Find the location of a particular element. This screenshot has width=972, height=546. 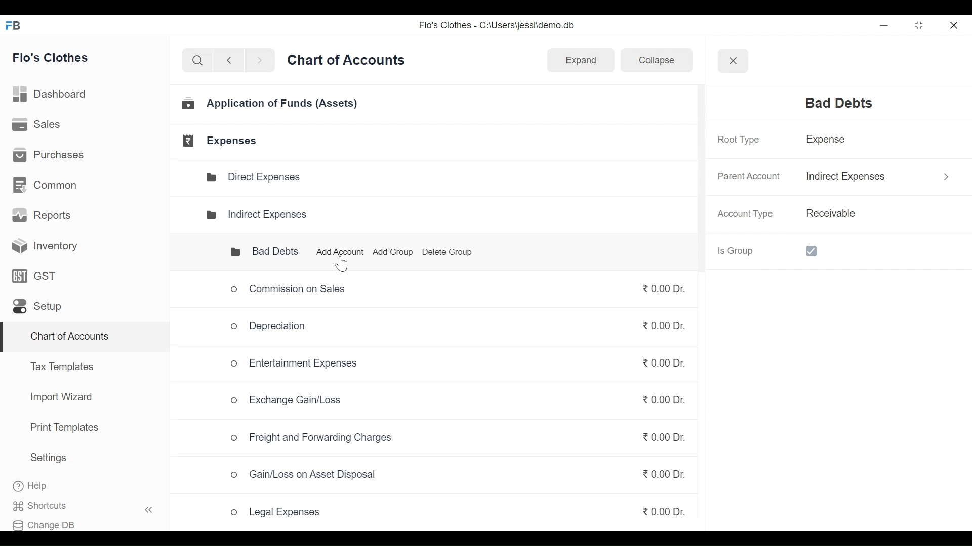

₹0.00 Dr. is located at coordinates (659, 474).